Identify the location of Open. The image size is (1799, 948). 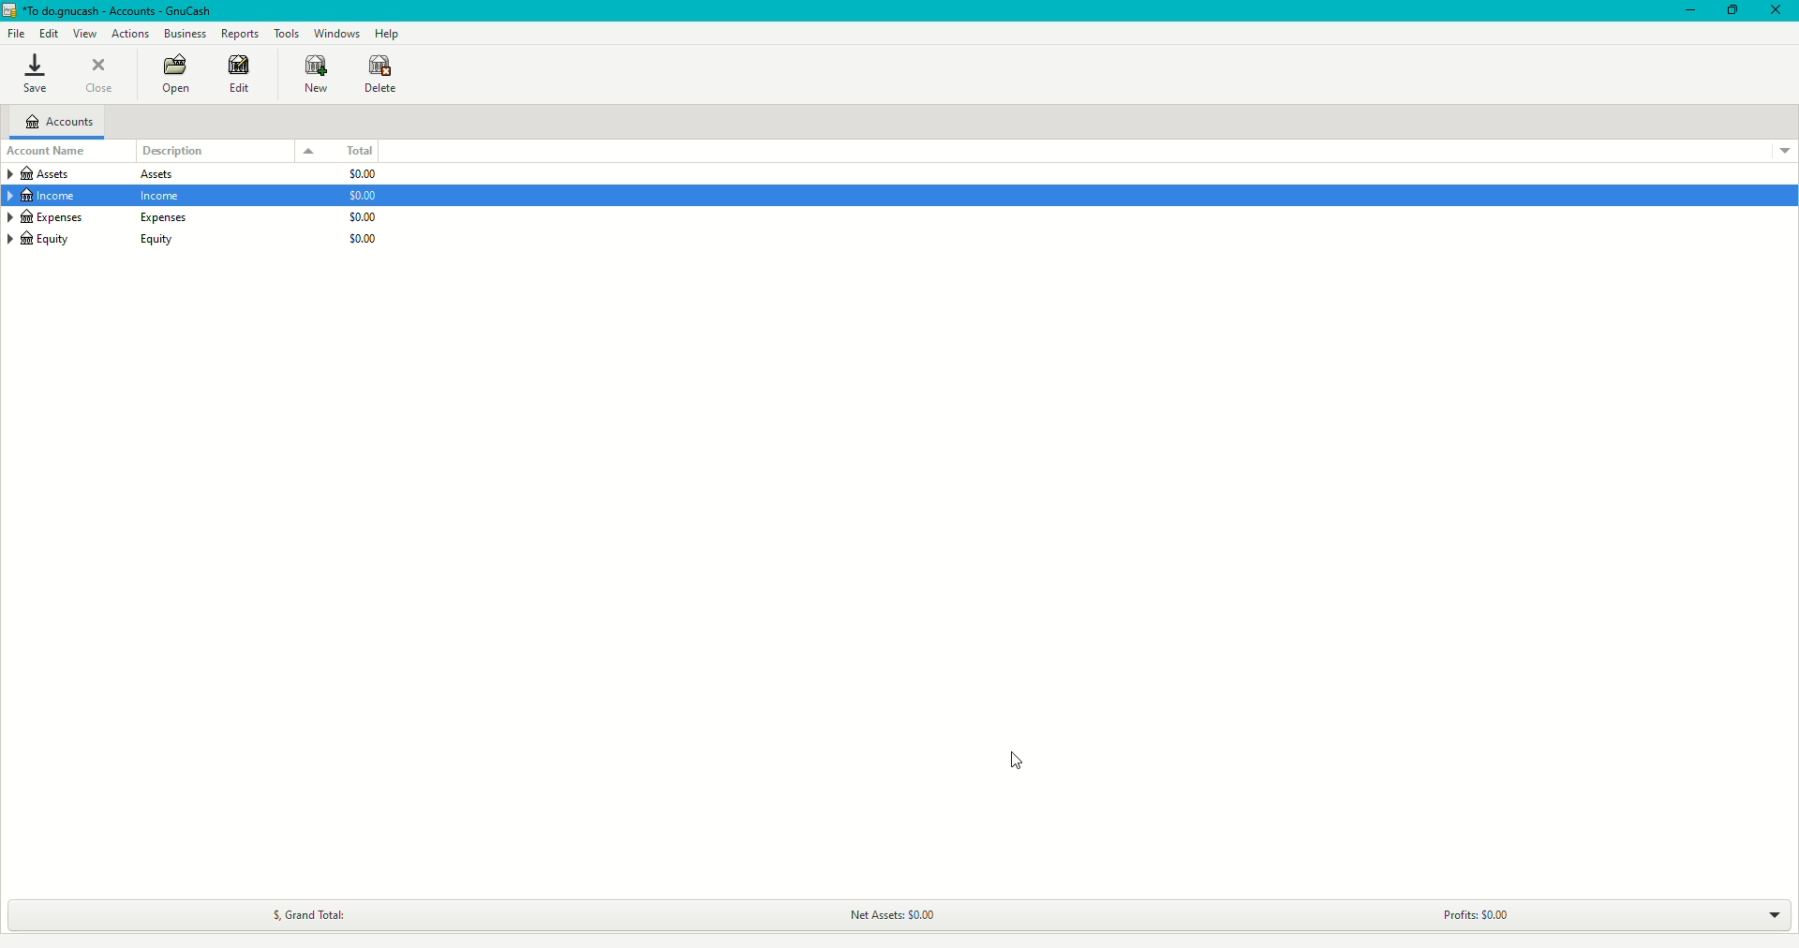
(174, 75).